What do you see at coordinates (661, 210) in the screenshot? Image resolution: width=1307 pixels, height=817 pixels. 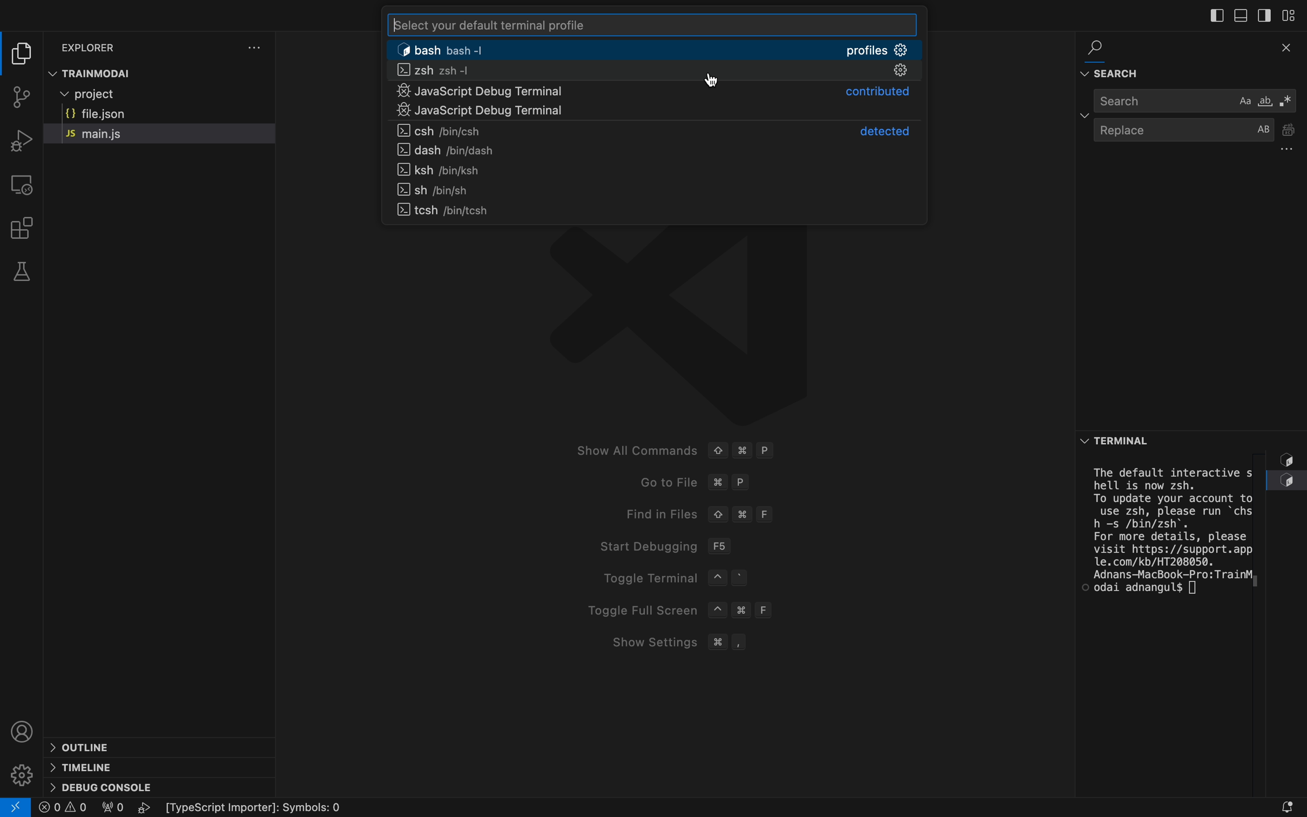 I see `` at bounding box center [661, 210].